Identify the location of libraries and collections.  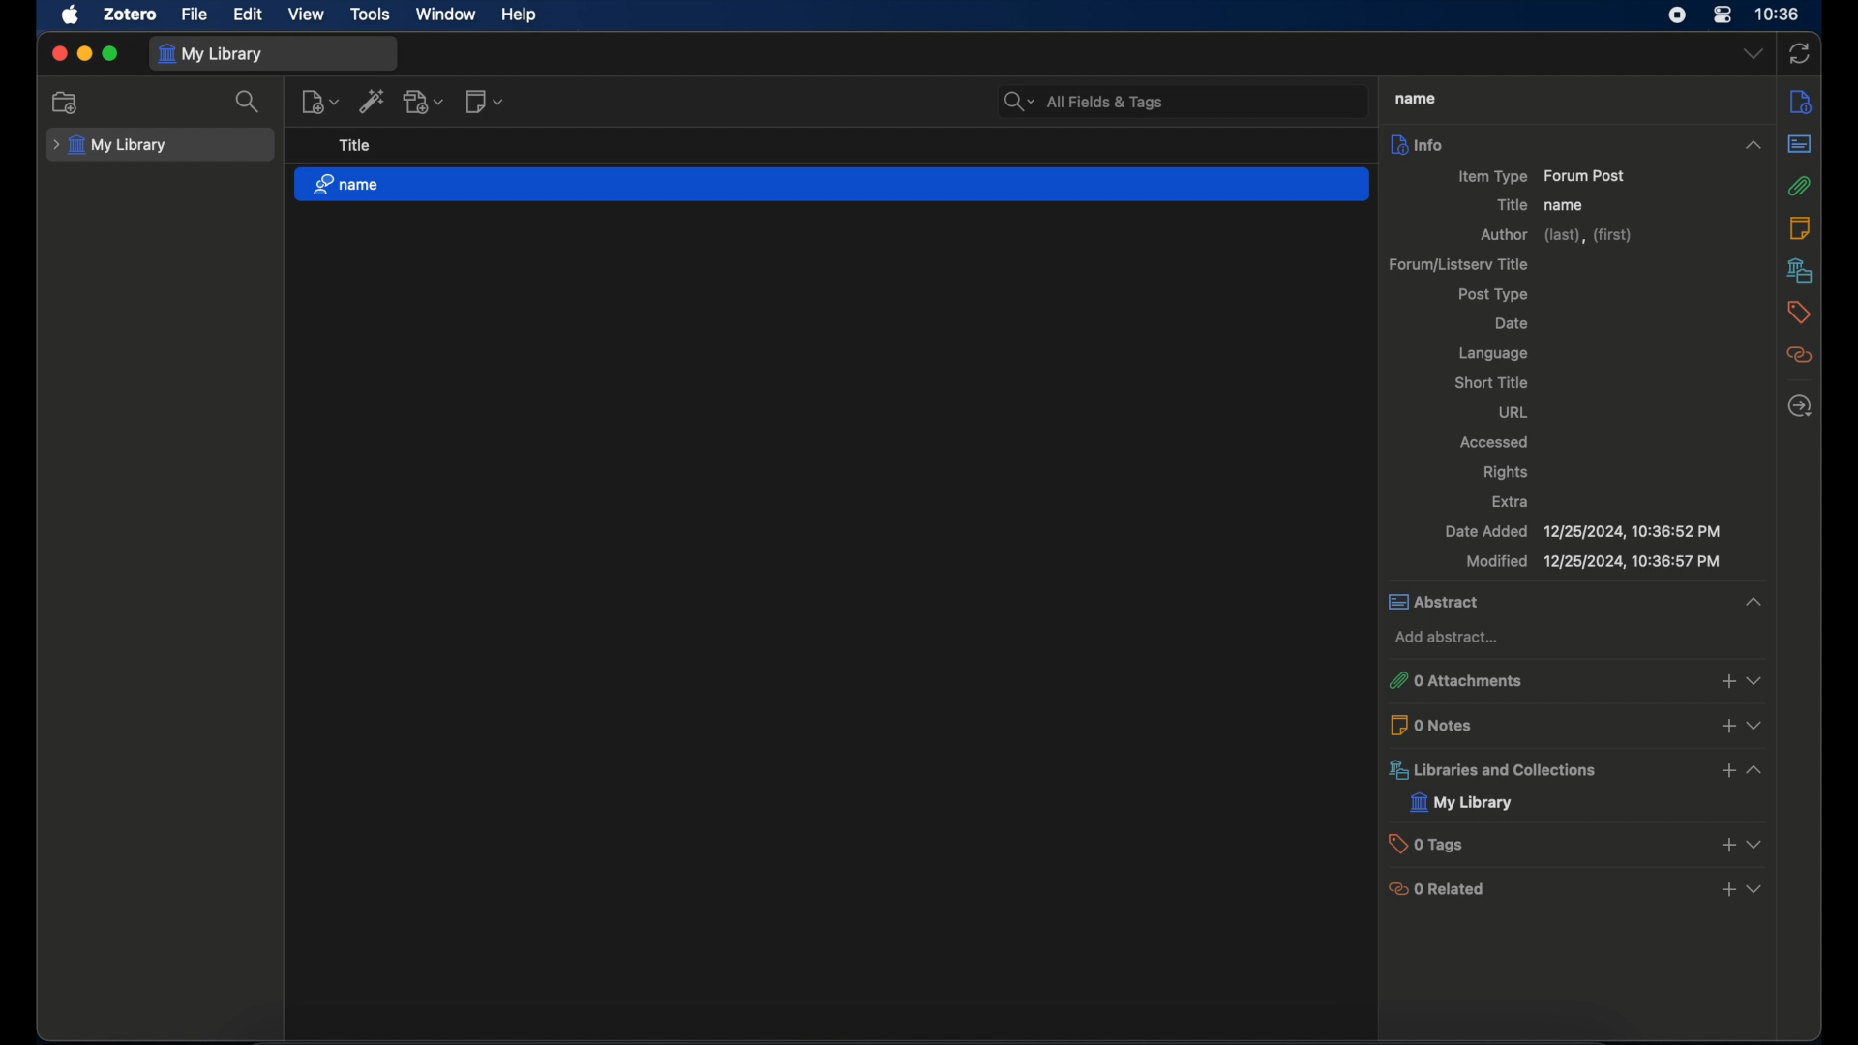
(1574, 769).